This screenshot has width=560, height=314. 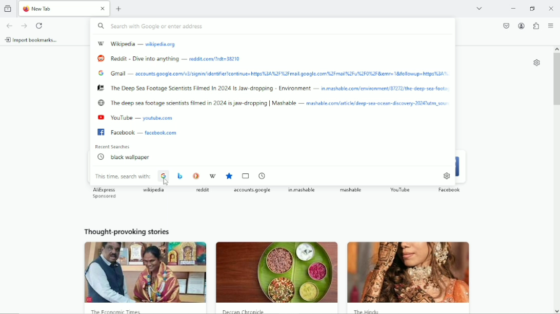 What do you see at coordinates (161, 44) in the screenshot?
I see `wikipeedia.org` at bounding box center [161, 44].